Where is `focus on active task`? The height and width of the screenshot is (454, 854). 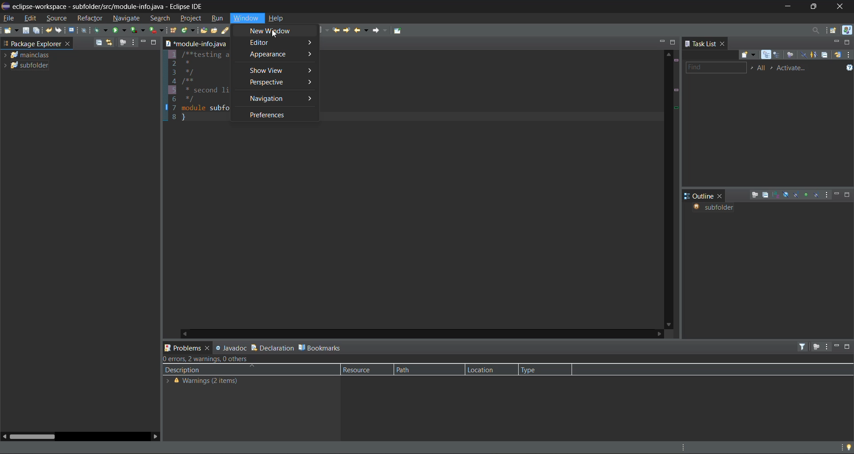 focus on active task is located at coordinates (816, 346).